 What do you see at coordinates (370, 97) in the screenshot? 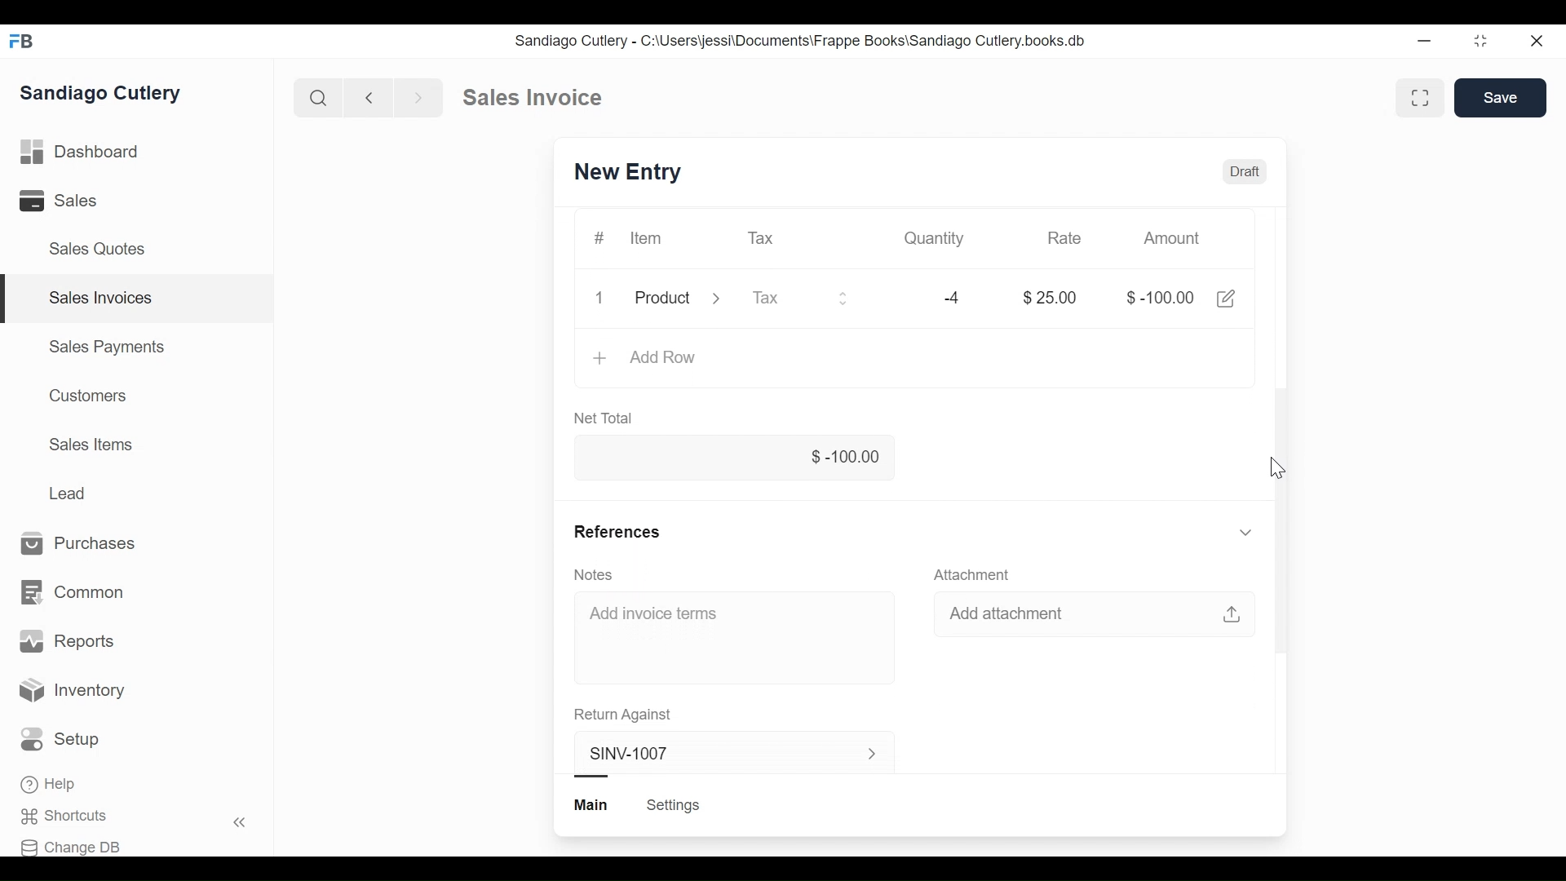
I see `Previous` at bounding box center [370, 97].